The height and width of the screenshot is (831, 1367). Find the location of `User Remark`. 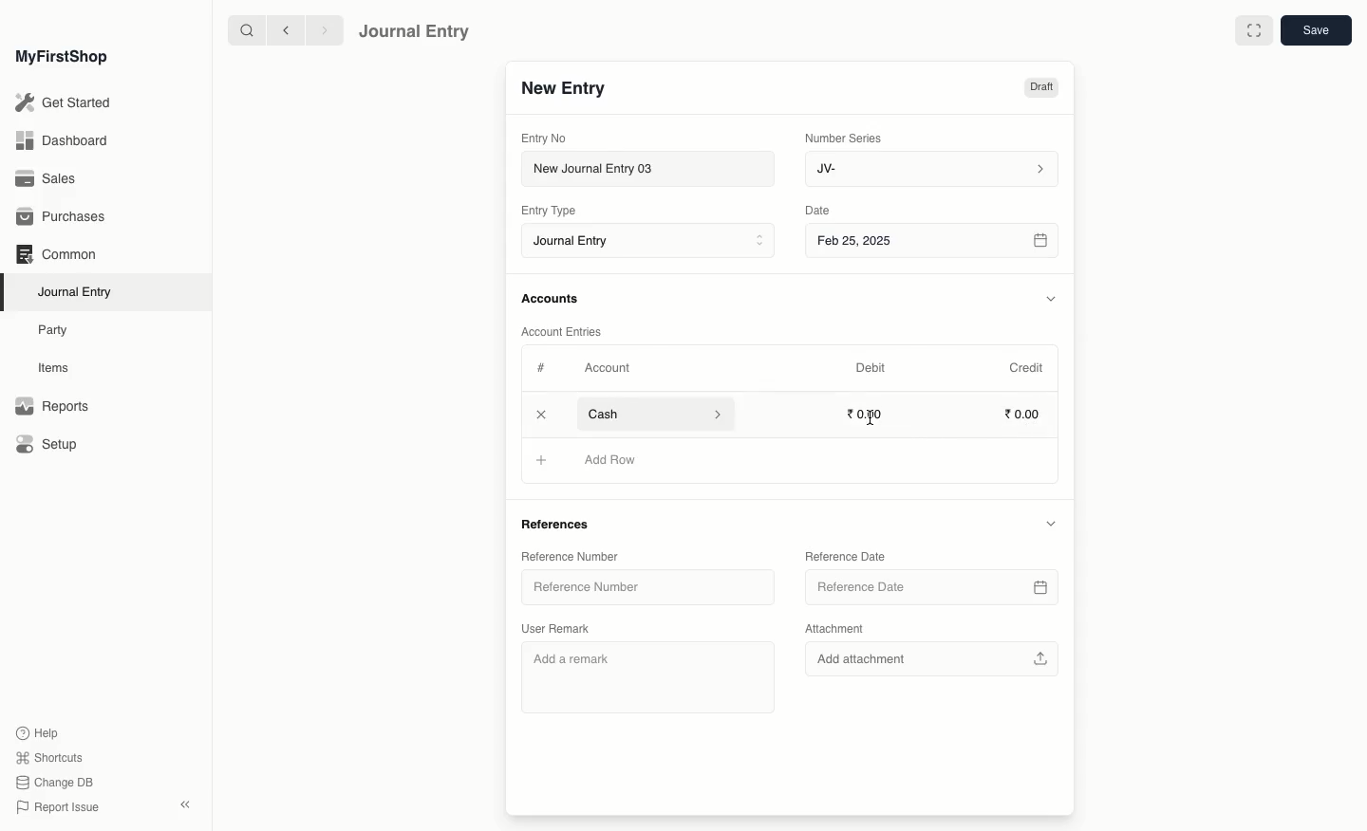

User Remark is located at coordinates (563, 629).